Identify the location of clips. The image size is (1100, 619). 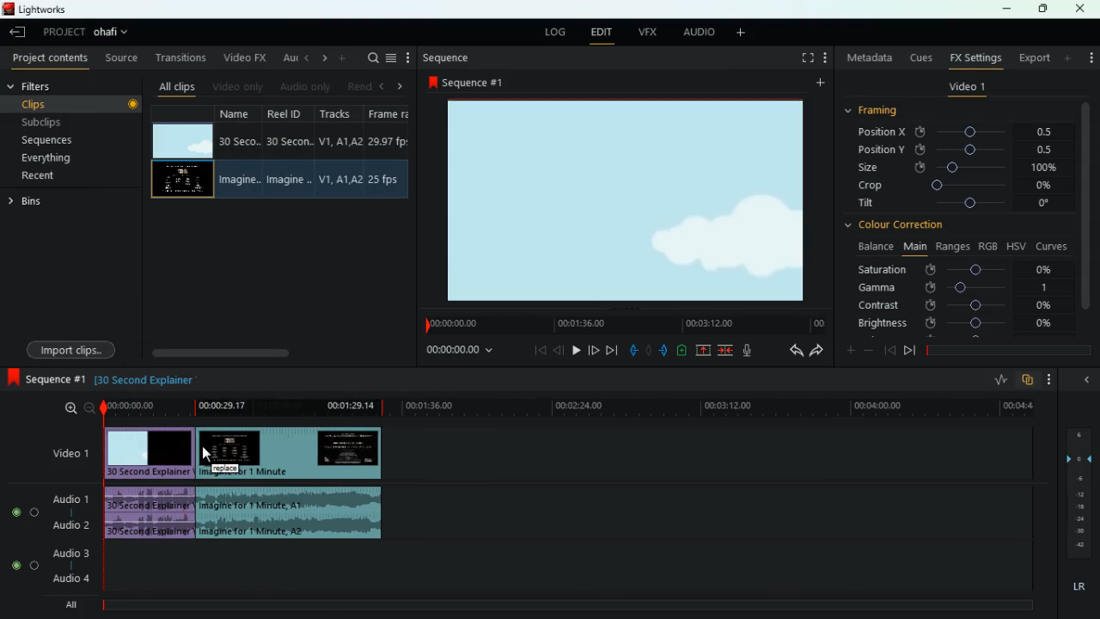
(75, 103).